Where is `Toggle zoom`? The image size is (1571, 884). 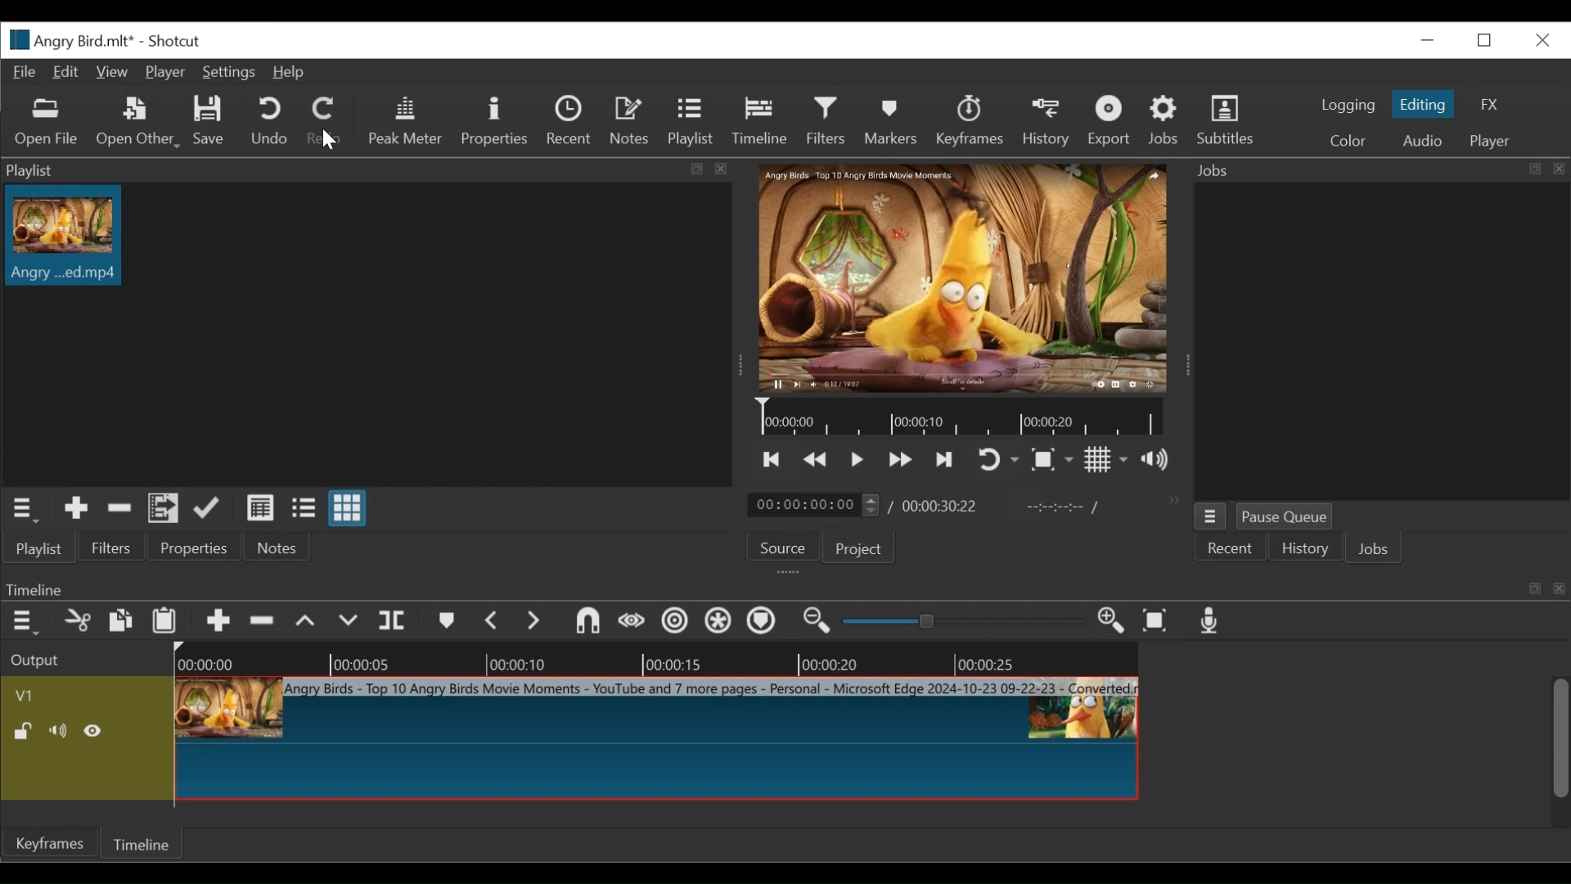 Toggle zoom is located at coordinates (1051, 460).